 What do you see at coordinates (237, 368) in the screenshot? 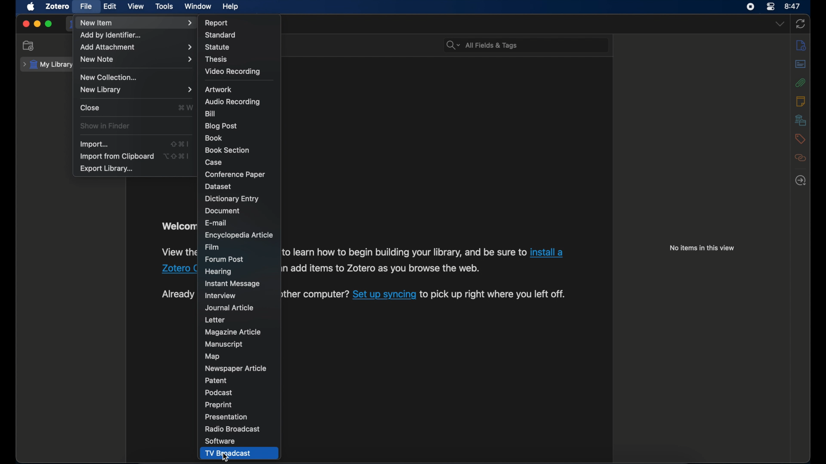
I see `newspaper article` at bounding box center [237, 368].